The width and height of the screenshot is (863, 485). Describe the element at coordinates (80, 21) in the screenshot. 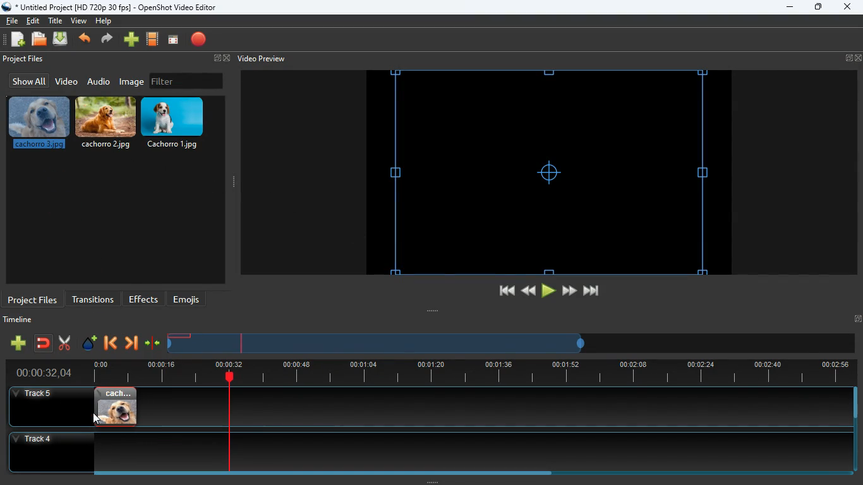

I see `view` at that location.